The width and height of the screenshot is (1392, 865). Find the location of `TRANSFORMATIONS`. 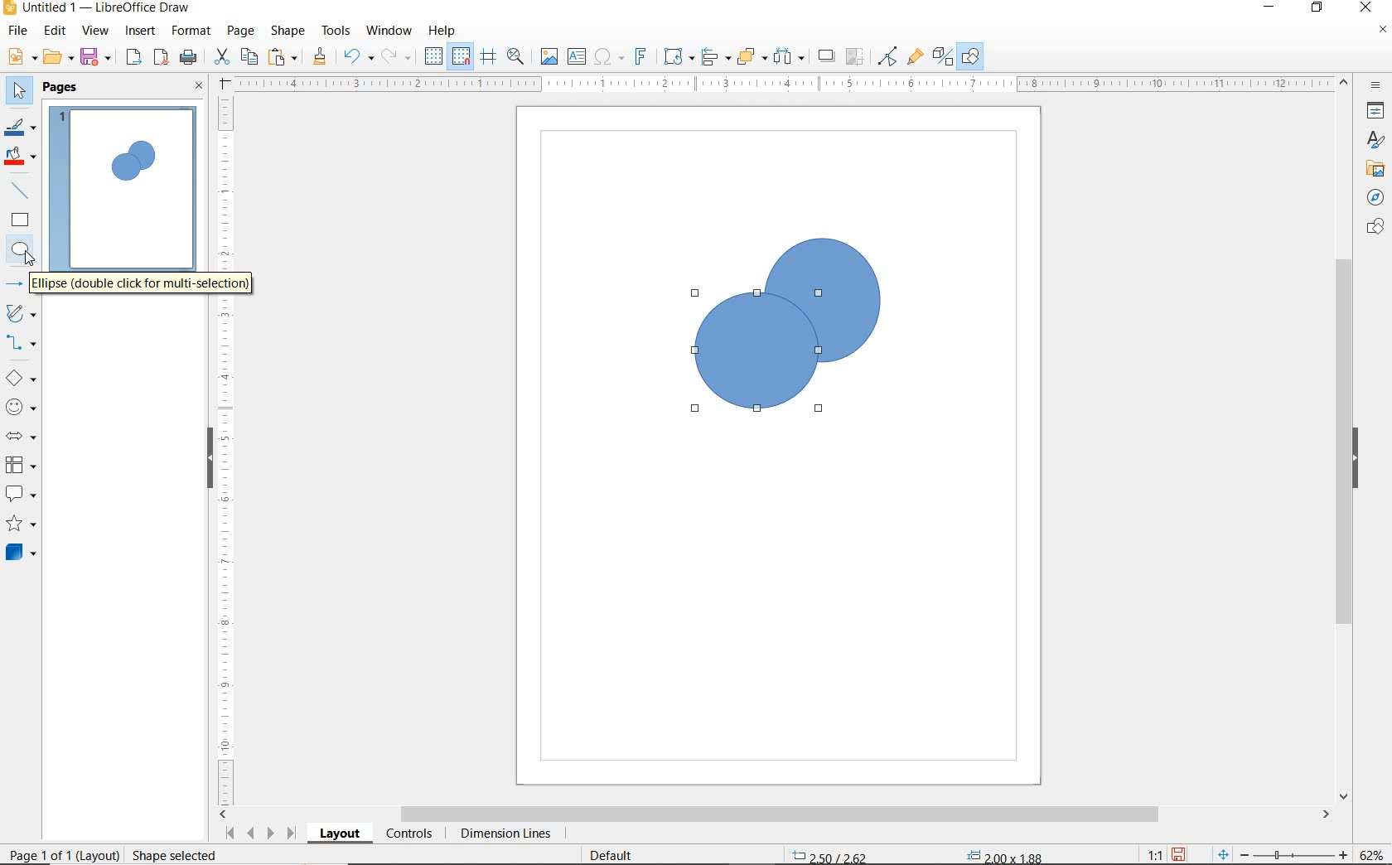

TRANSFORMATIONS is located at coordinates (676, 56).